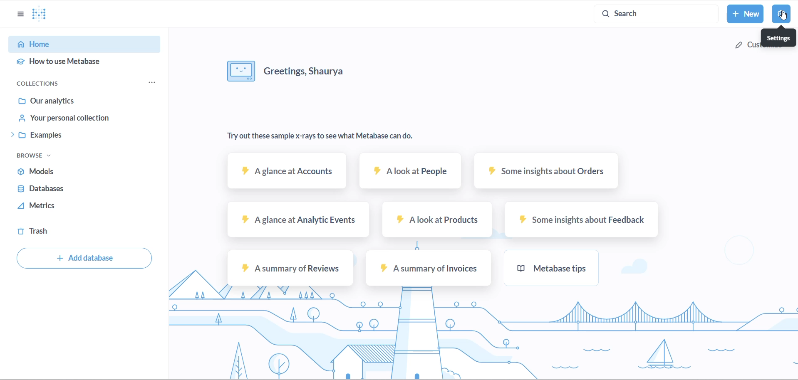  Describe the element at coordinates (72, 136) in the screenshot. I see `examples` at that location.